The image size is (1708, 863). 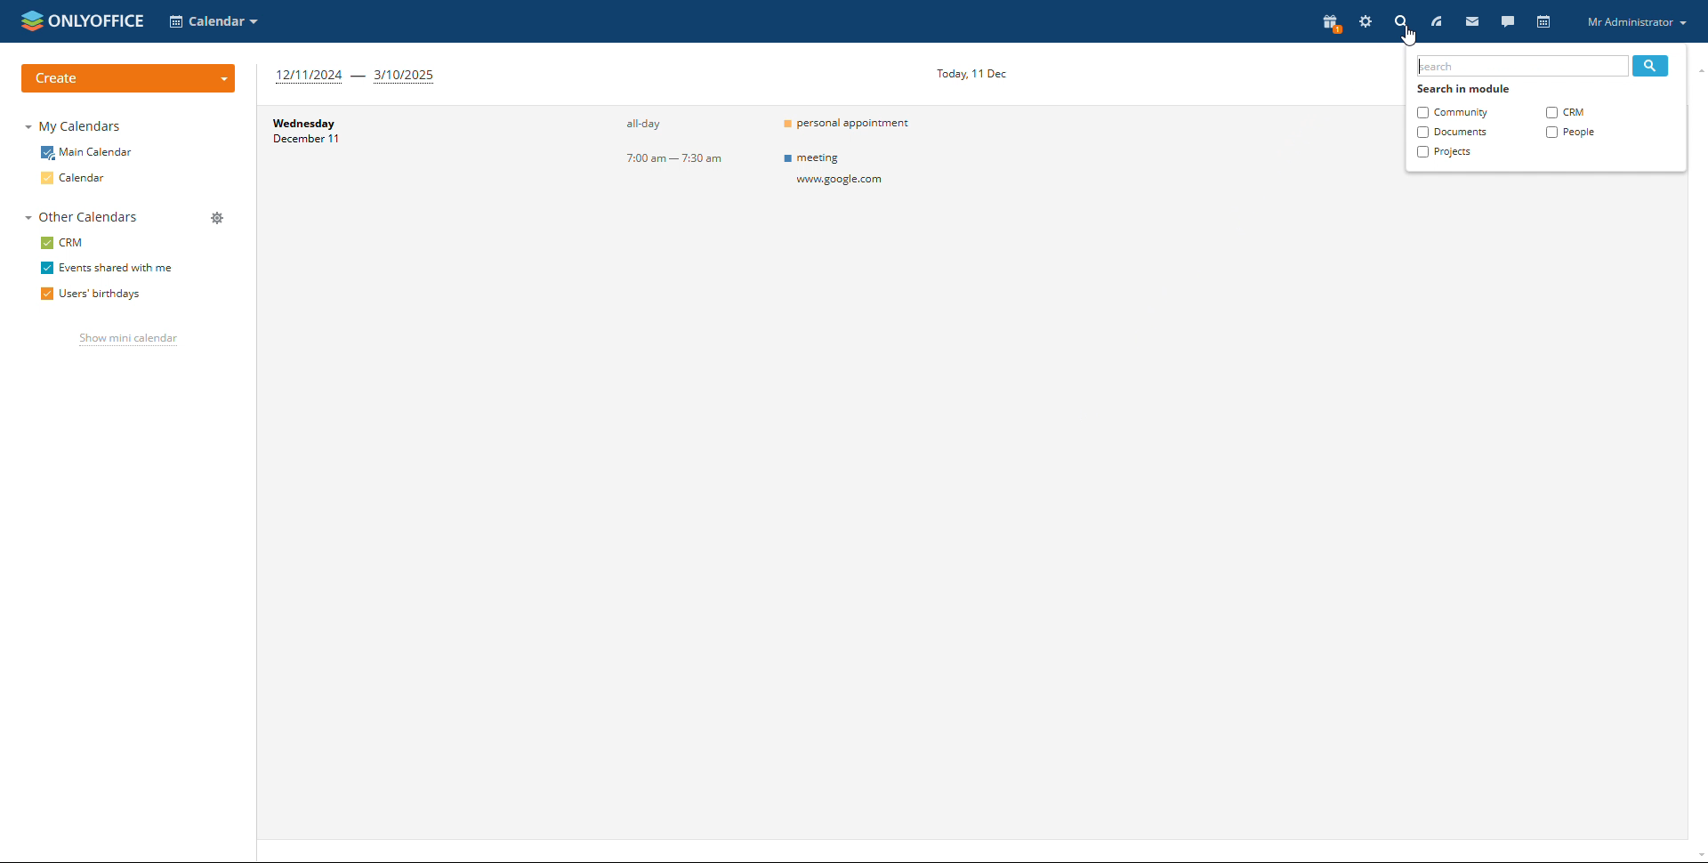 I want to click on manage, so click(x=216, y=219).